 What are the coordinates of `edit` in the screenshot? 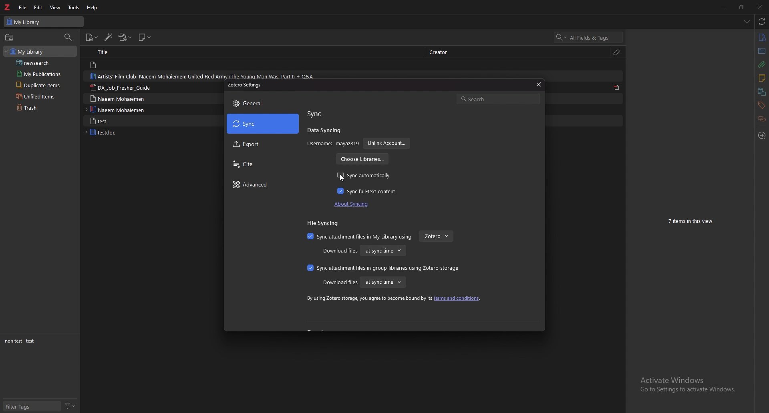 It's located at (38, 7).